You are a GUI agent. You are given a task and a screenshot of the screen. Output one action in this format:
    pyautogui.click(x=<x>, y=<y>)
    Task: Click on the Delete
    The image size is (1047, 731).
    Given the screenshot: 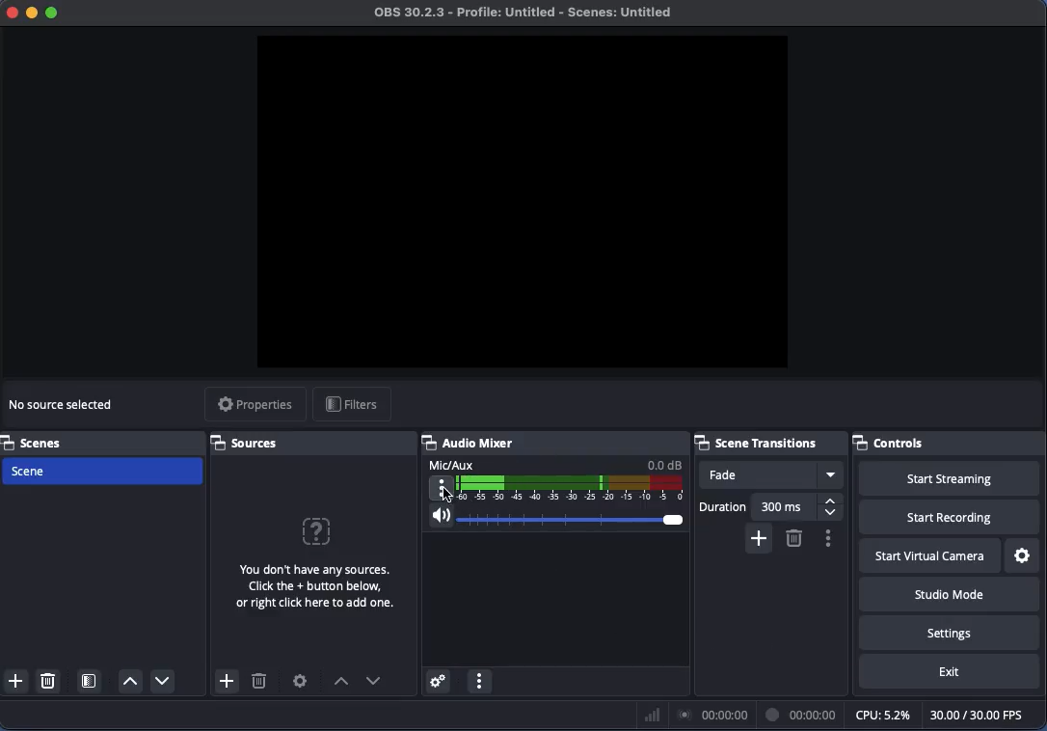 What is the action you would take?
    pyautogui.click(x=793, y=538)
    